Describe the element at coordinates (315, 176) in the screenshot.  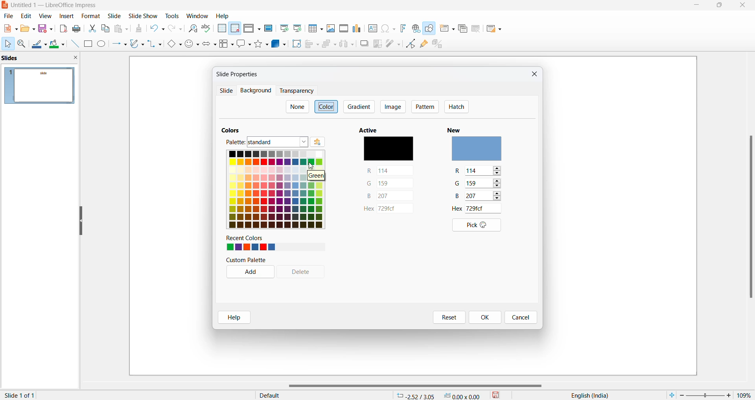
I see `hover text` at that location.